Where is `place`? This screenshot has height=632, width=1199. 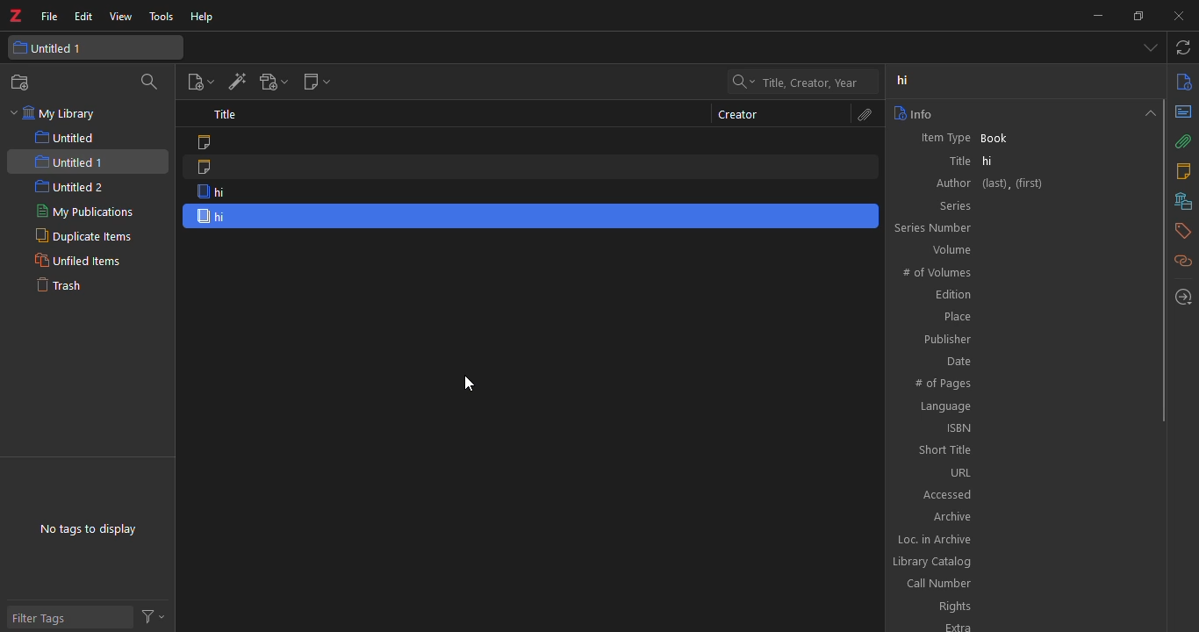 place is located at coordinates (956, 315).